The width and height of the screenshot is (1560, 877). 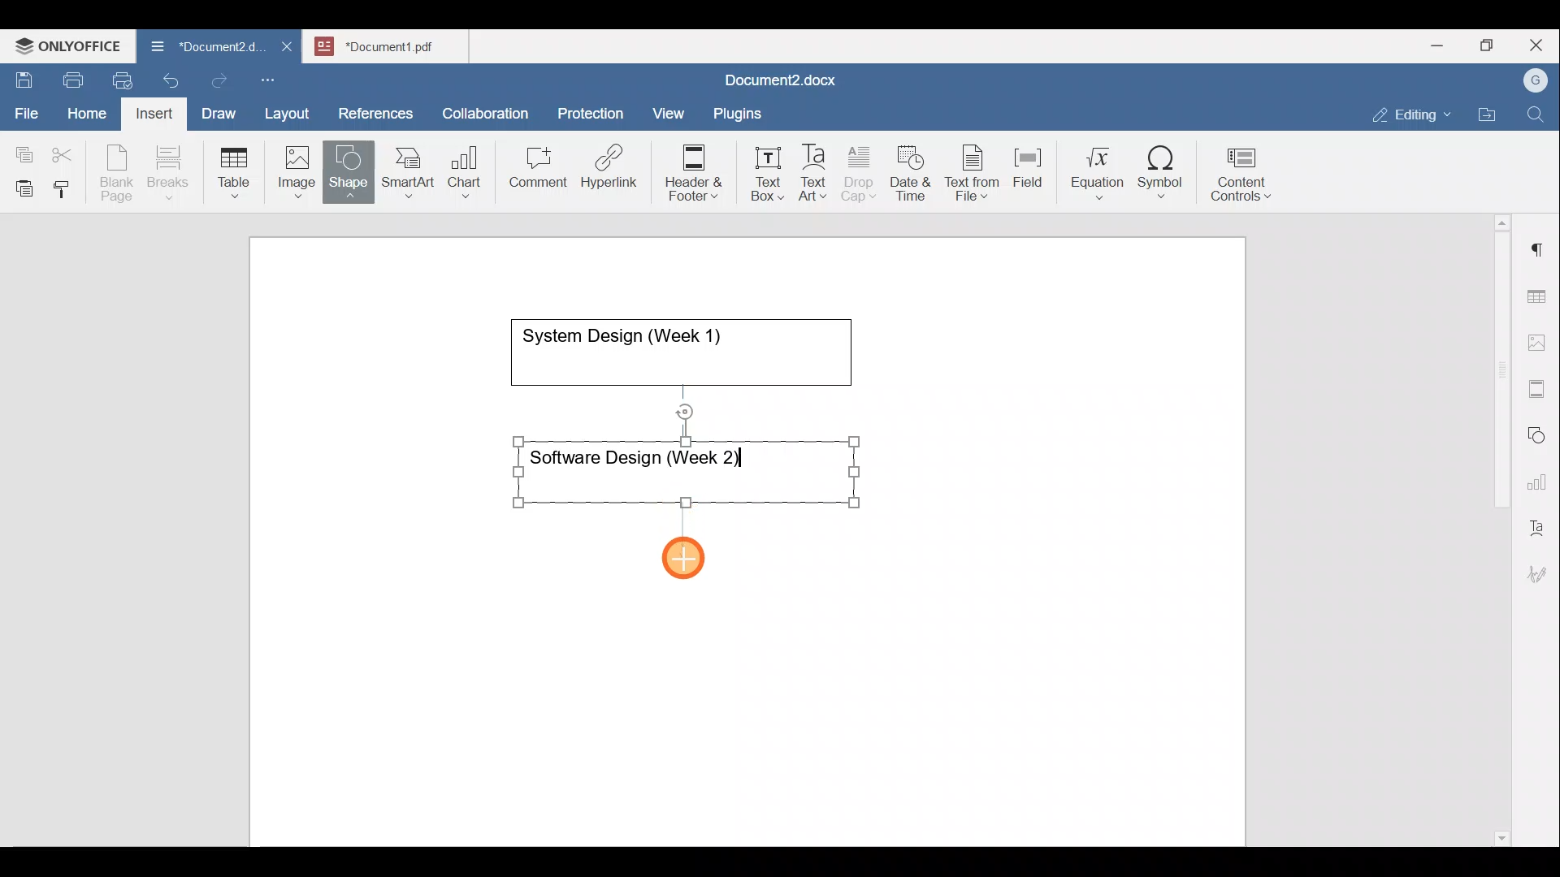 What do you see at coordinates (23, 76) in the screenshot?
I see `Save` at bounding box center [23, 76].